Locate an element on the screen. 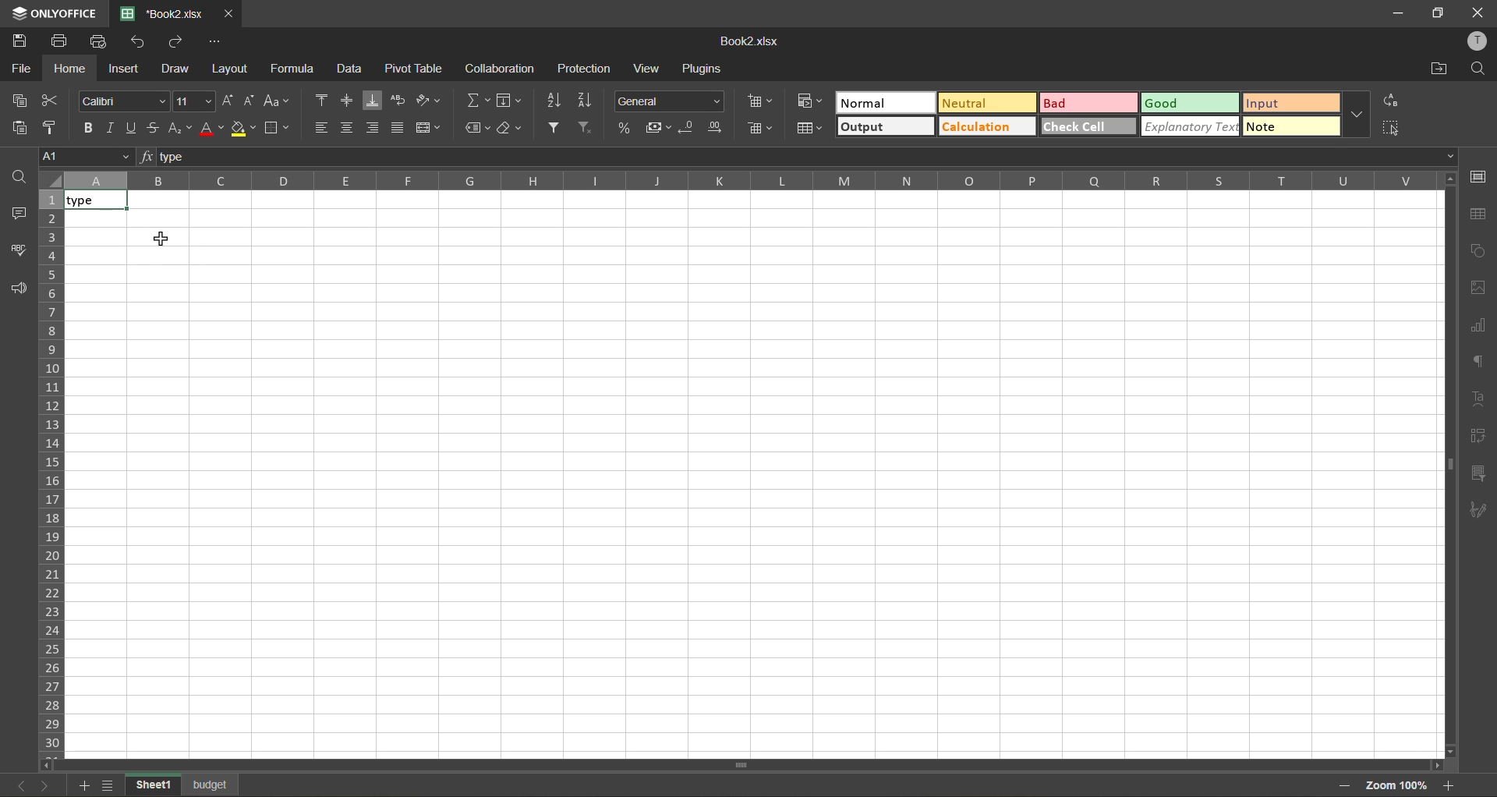 This screenshot has width=1497, height=797. fields is located at coordinates (510, 100).